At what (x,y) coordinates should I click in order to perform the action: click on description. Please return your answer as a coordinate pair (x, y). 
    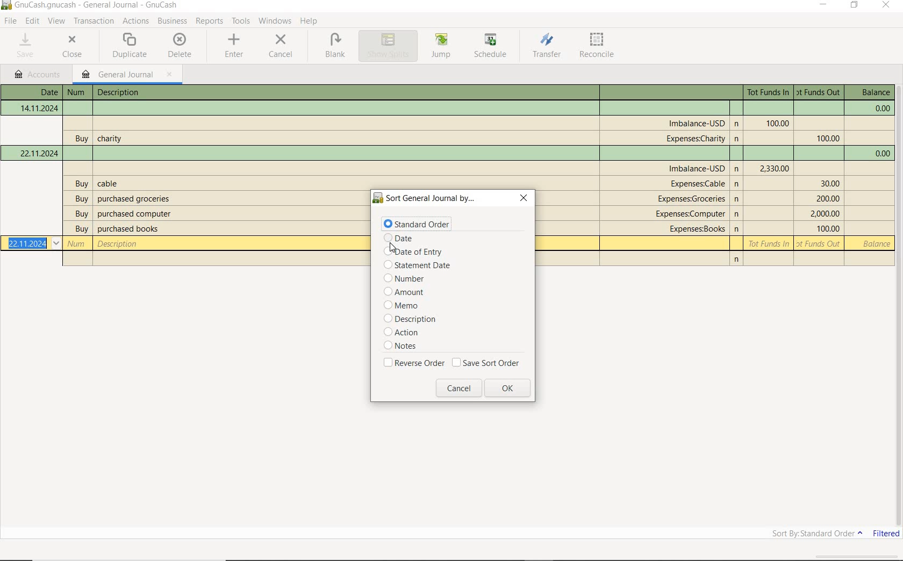
    Looking at the image, I should click on (415, 319).